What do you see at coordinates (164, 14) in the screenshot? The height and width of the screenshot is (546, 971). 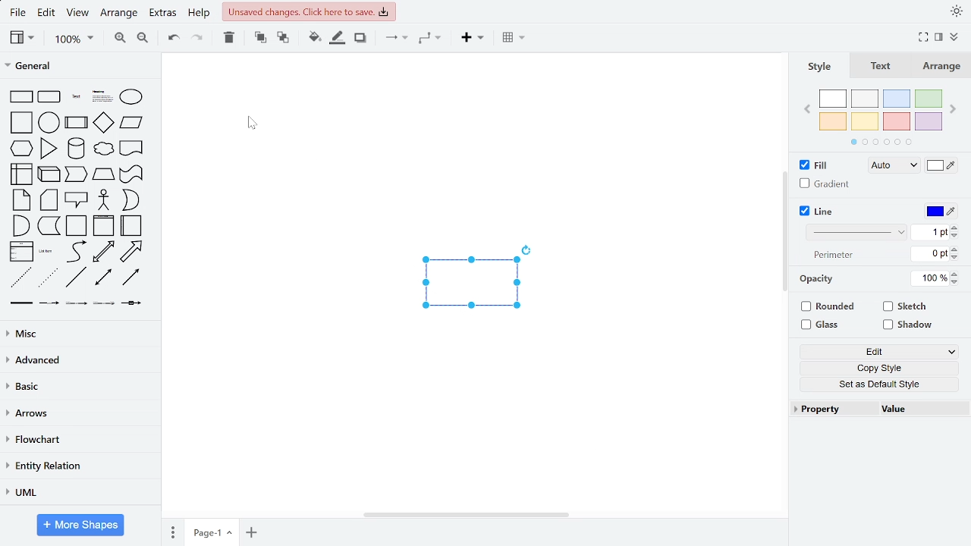 I see `extras` at bounding box center [164, 14].